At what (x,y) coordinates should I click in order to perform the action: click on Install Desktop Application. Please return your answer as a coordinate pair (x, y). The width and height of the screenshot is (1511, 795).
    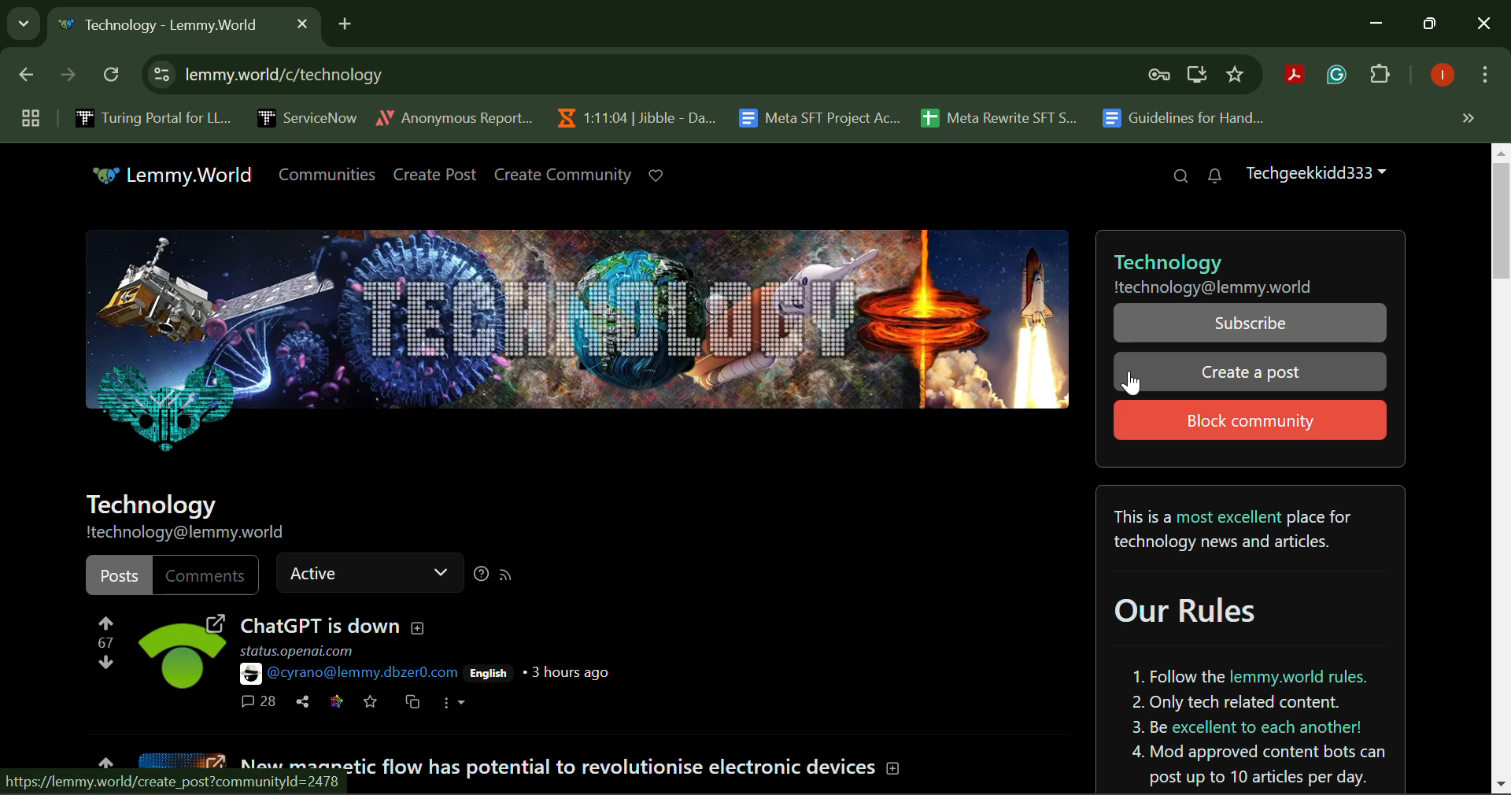
    Looking at the image, I should click on (1196, 76).